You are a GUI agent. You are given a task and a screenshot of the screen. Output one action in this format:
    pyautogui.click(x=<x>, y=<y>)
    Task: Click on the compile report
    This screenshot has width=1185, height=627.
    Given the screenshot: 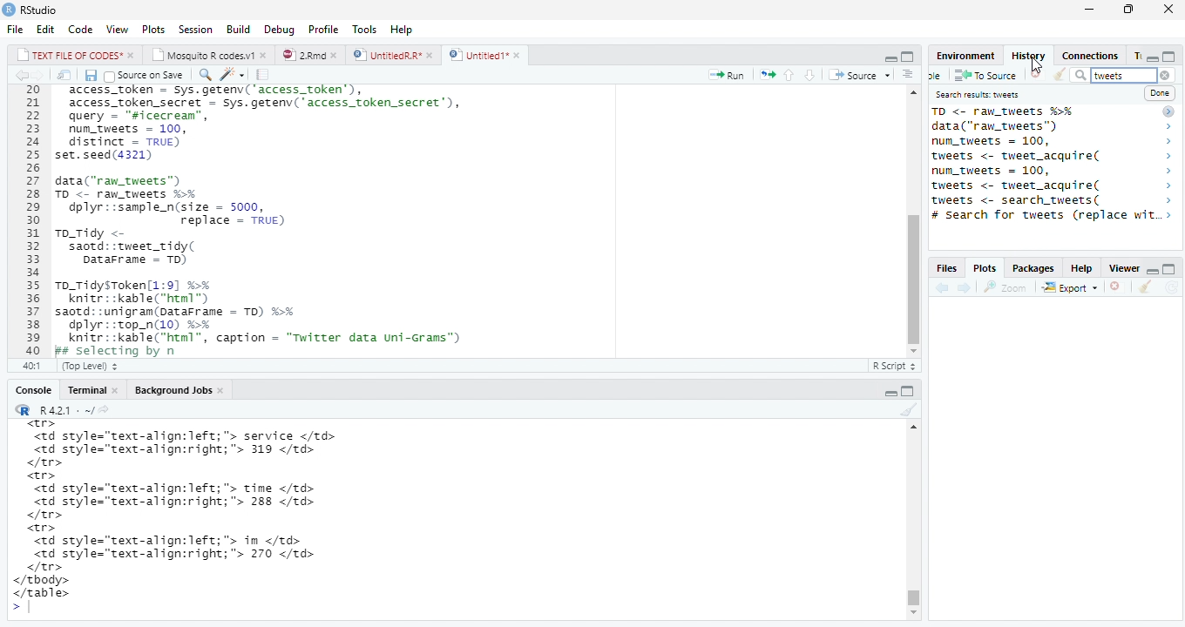 What is the action you would take?
    pyautogui.click(x=262, y=74)
    